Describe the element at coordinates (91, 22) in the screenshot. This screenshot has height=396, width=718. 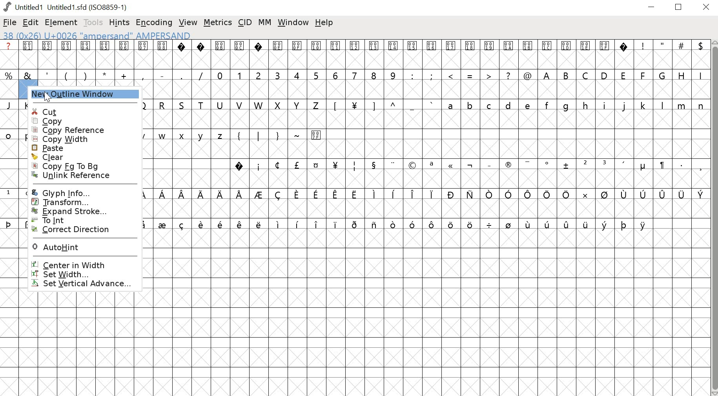
I see `tools` at that location.